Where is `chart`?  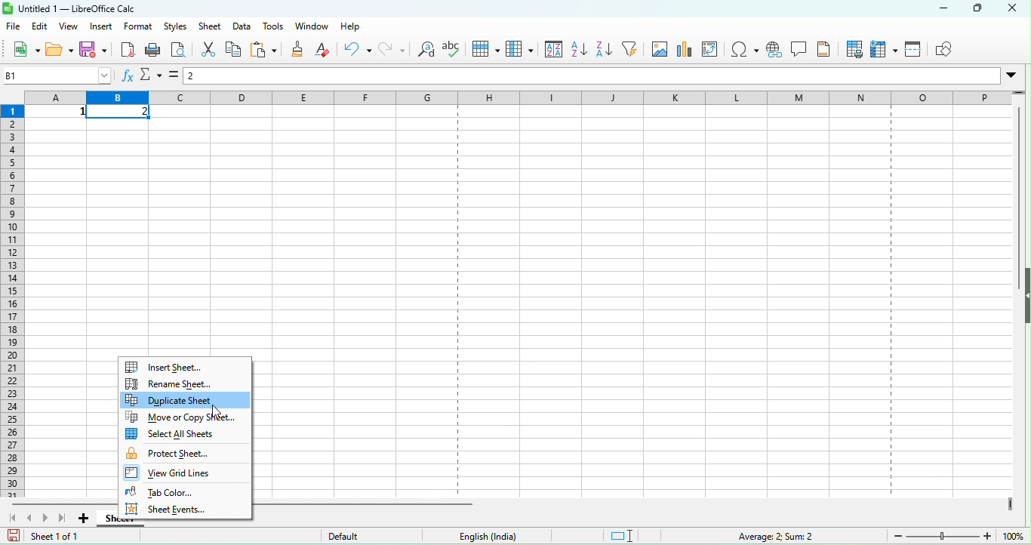
chart is located at coordinates (685, 51).